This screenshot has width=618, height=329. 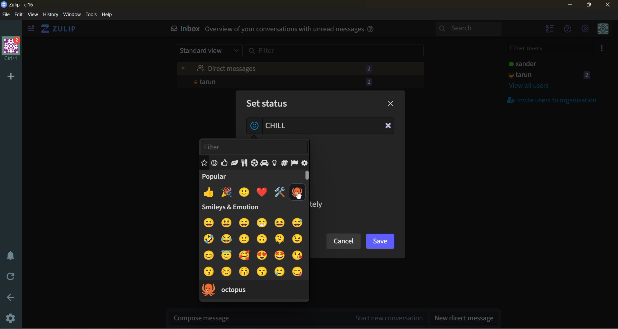 What do you see at coordinates (255, 163) in the screenshot?
I see `emoji` at bounding box center [255, 163].